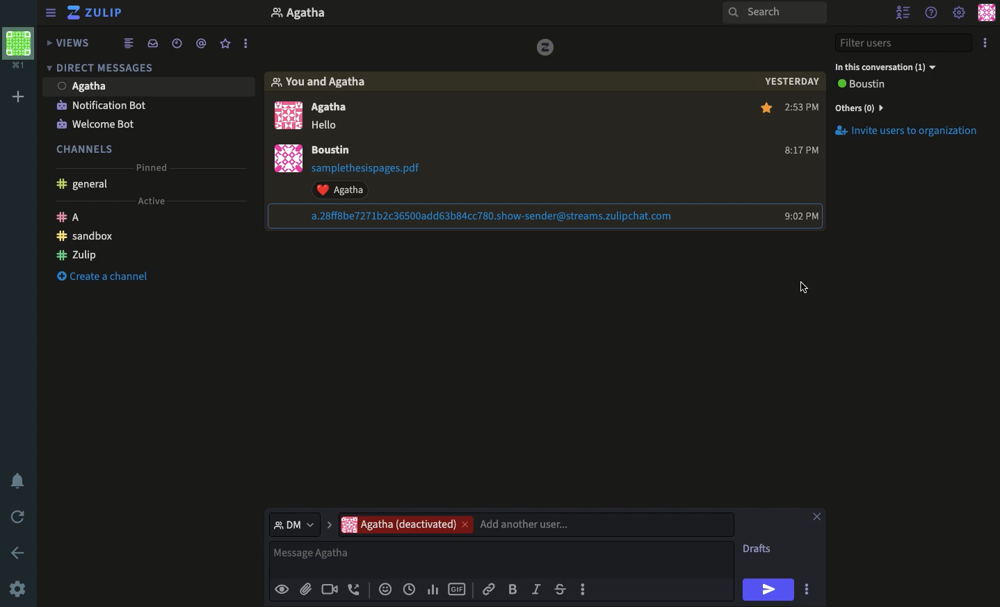 The width and height of the screenshot is (1000, 607). Describe the element at coordinates (19, 517) in the screenshot. I see `Refresh` at that location.